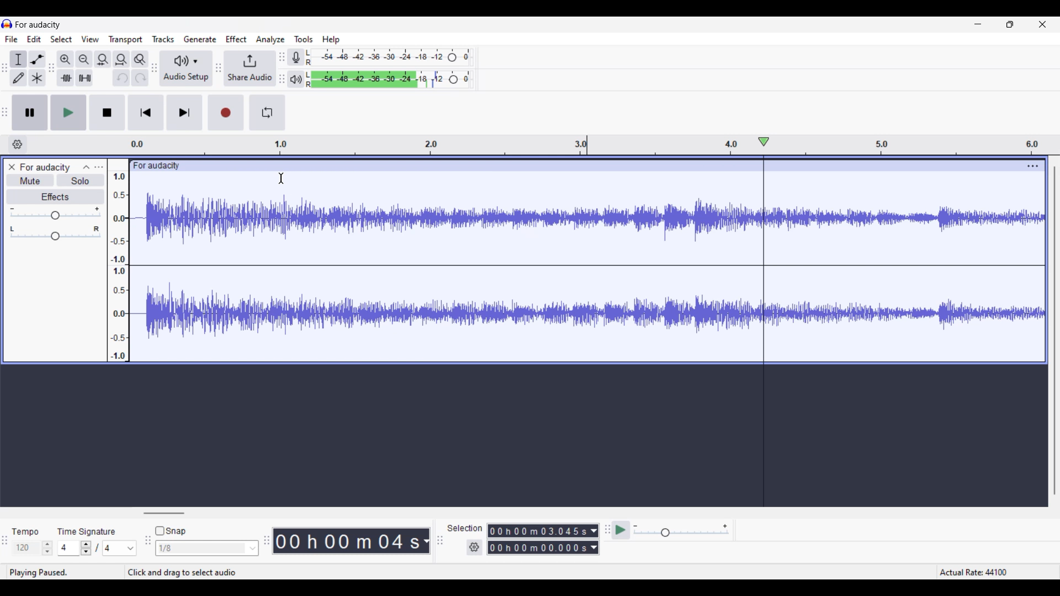 This screenshot has width=1060, height=596. Describe the element at coordinates (18, 145) in the screenshot. I see `Timeline options` at that location.